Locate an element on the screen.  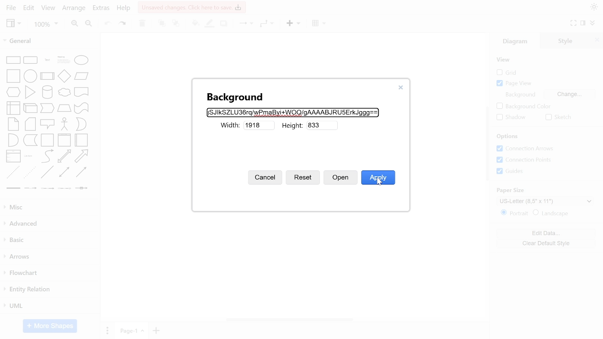
to back is located at coordinates (176, 24).